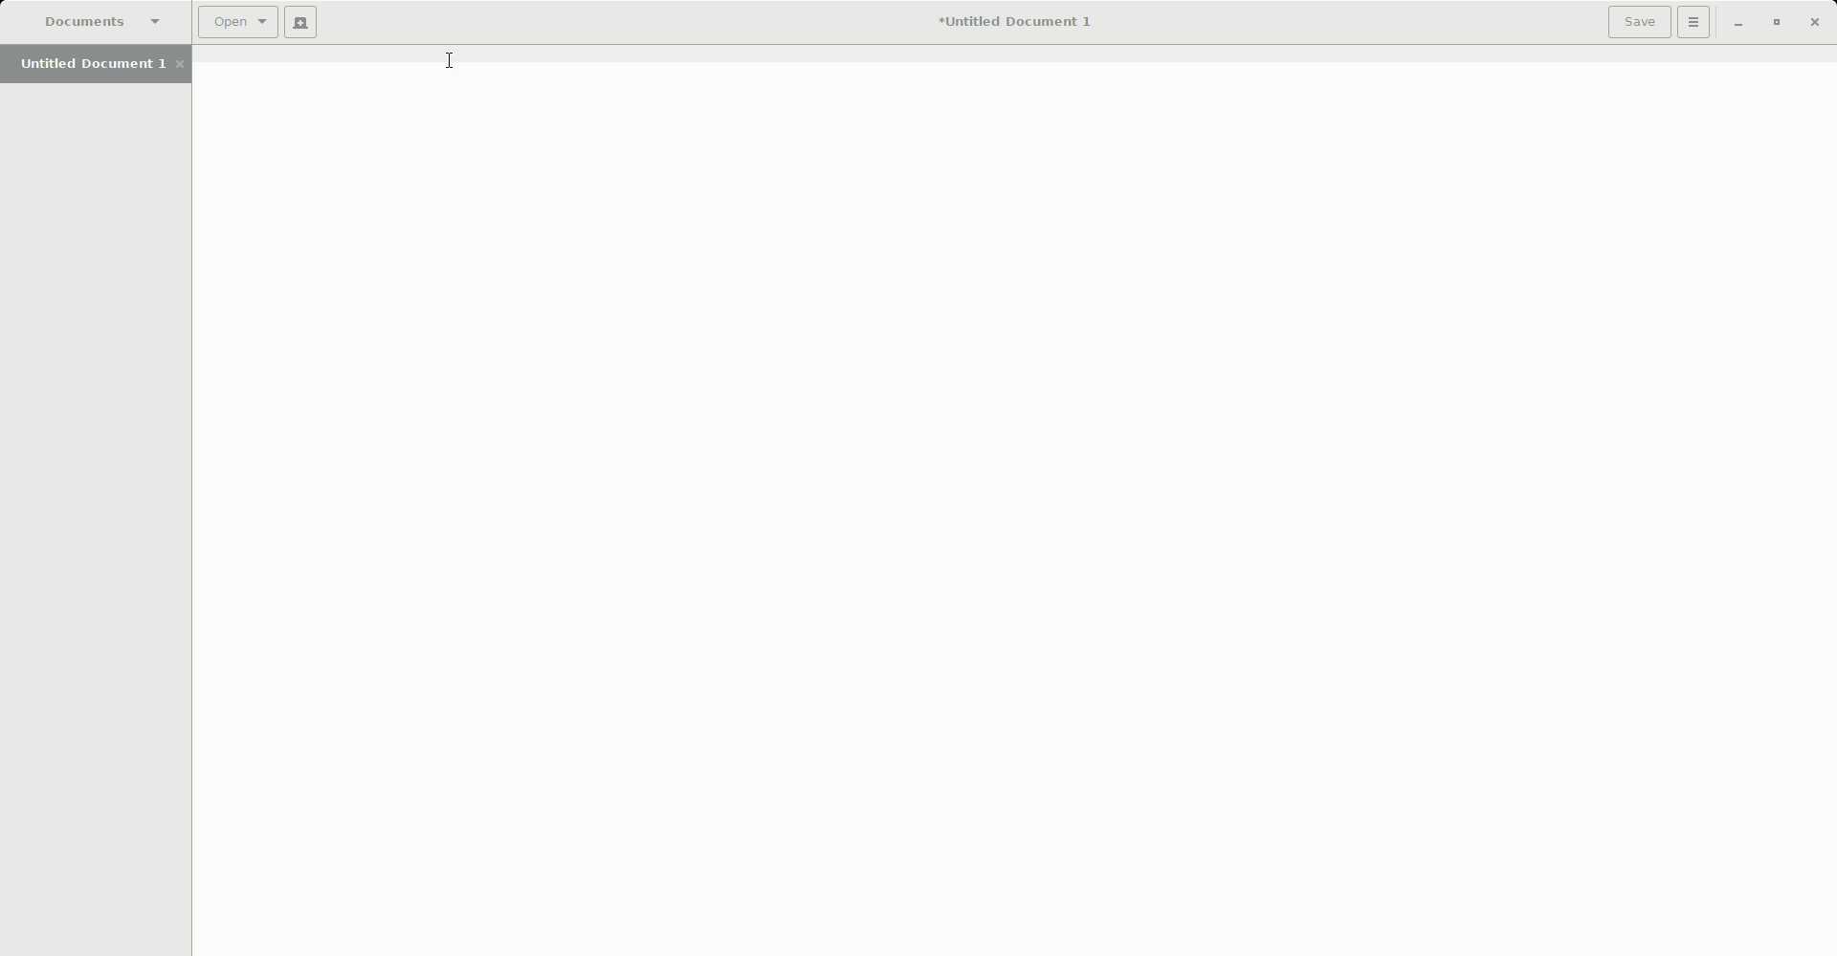 The width and height of the screenshot is (1837, 956). I want to click on Open, so click(235, 21).